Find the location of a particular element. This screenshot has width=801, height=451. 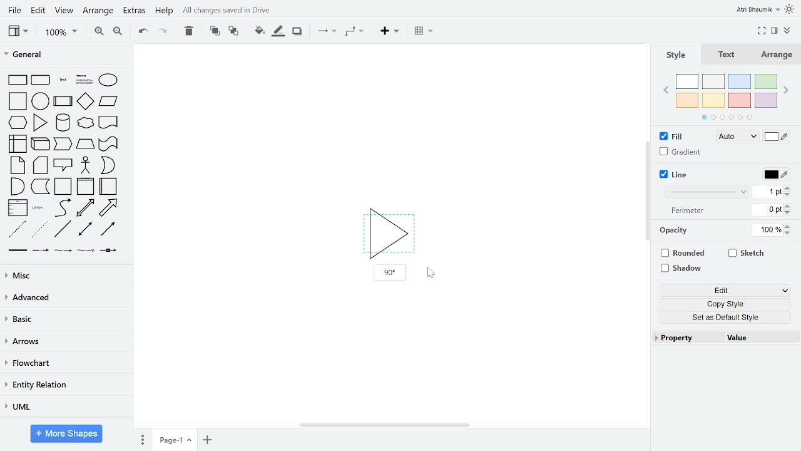

full screen is located at coordinates (762, 29).